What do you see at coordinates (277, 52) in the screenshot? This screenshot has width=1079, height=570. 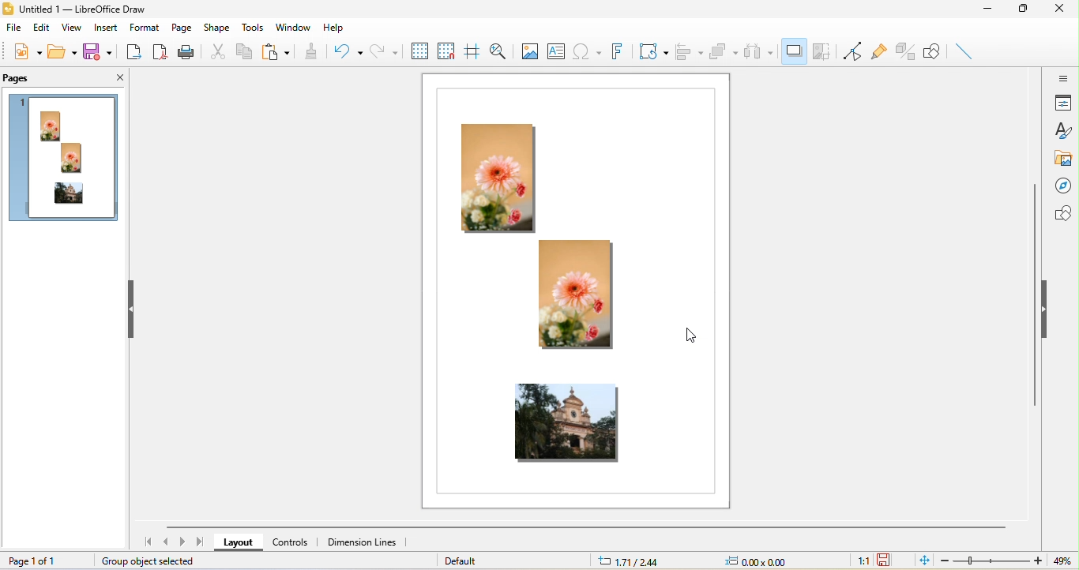 I see `paste` at bounding box center [277, 52].